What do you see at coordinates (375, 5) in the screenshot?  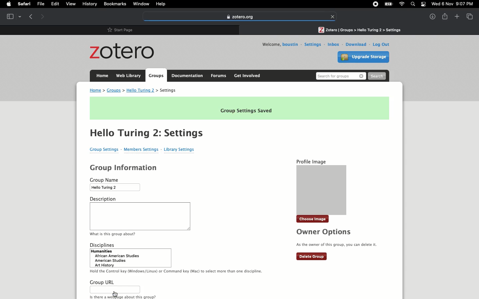 I see `Recording` at bounding box center [375, 5].